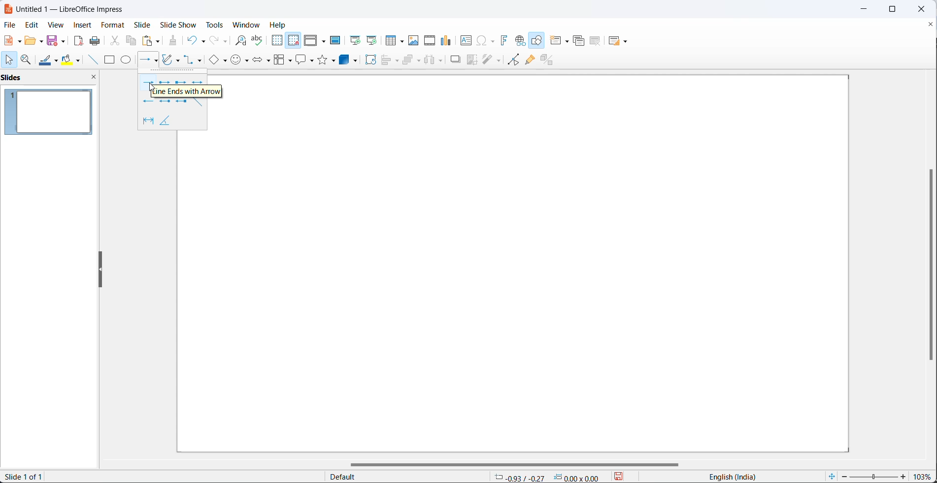 This screenshot has height=483, width=937. Describe the element at coordinates (51, 78) in the screenshot. I see `side pane` at that location.